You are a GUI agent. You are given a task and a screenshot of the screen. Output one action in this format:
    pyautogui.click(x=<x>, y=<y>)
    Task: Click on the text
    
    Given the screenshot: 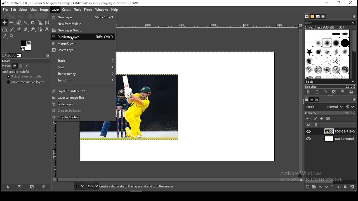 What is the action you would take?
    pyautogui.click(x=325, y=27)
    